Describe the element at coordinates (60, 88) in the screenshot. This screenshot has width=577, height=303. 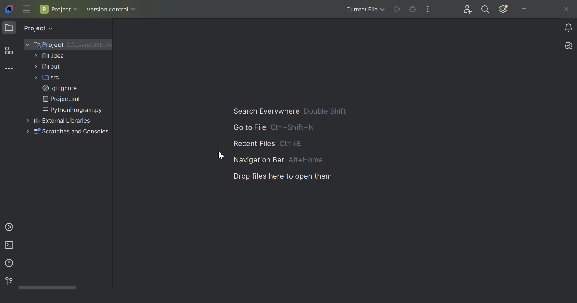
I see `.gitignore` at that location.